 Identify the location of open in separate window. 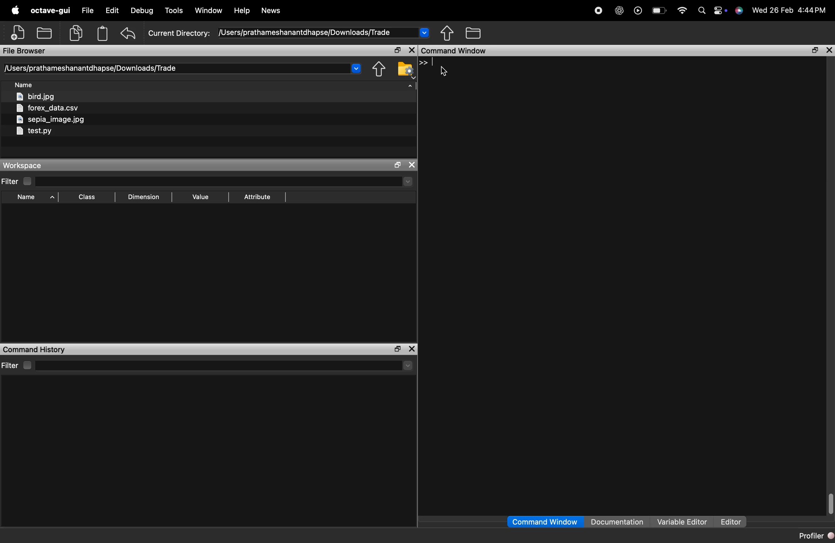
(815, 51).